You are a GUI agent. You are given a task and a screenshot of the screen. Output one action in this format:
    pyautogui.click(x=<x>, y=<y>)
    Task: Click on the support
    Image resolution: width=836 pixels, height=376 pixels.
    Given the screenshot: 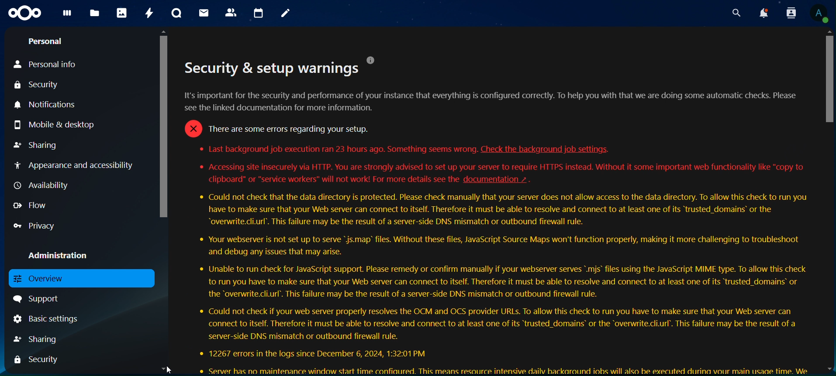 What is the action you would take?
    pyautogui.click(x=38, y=299)
    